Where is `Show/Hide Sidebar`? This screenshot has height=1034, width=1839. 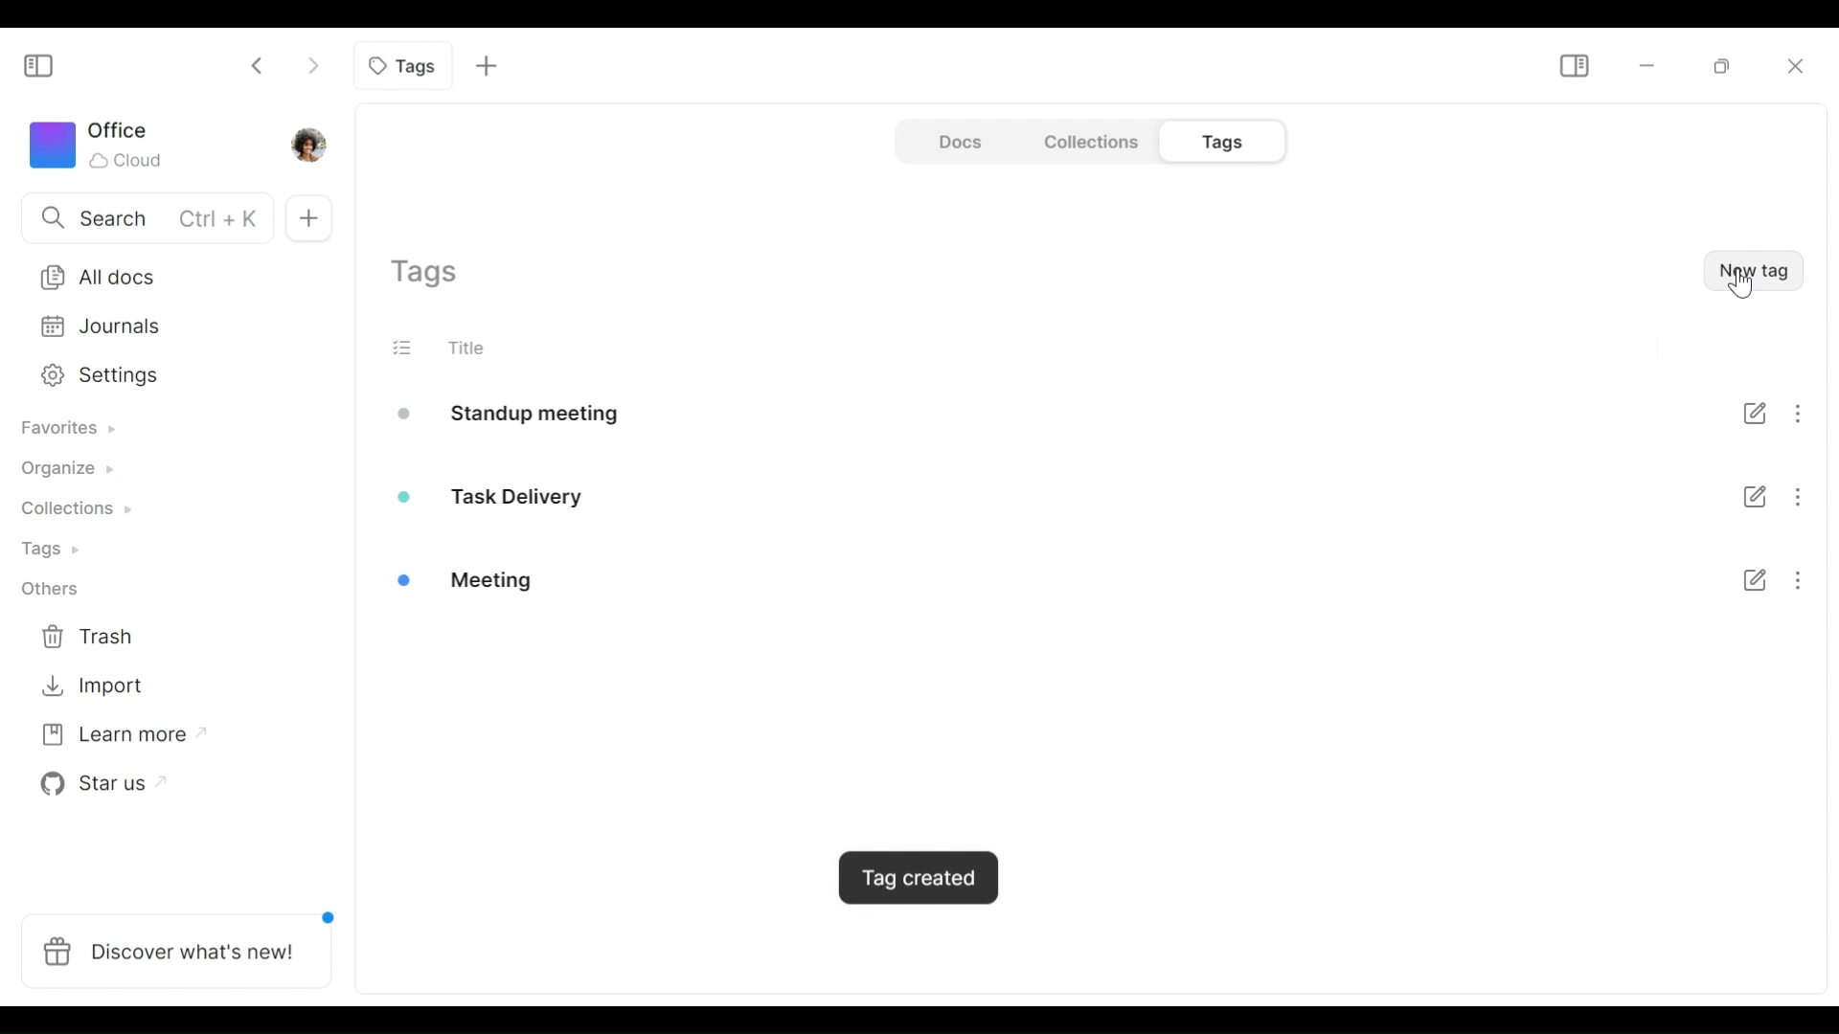
Show/Hide Sidebar is located at coordinates (45, 61).